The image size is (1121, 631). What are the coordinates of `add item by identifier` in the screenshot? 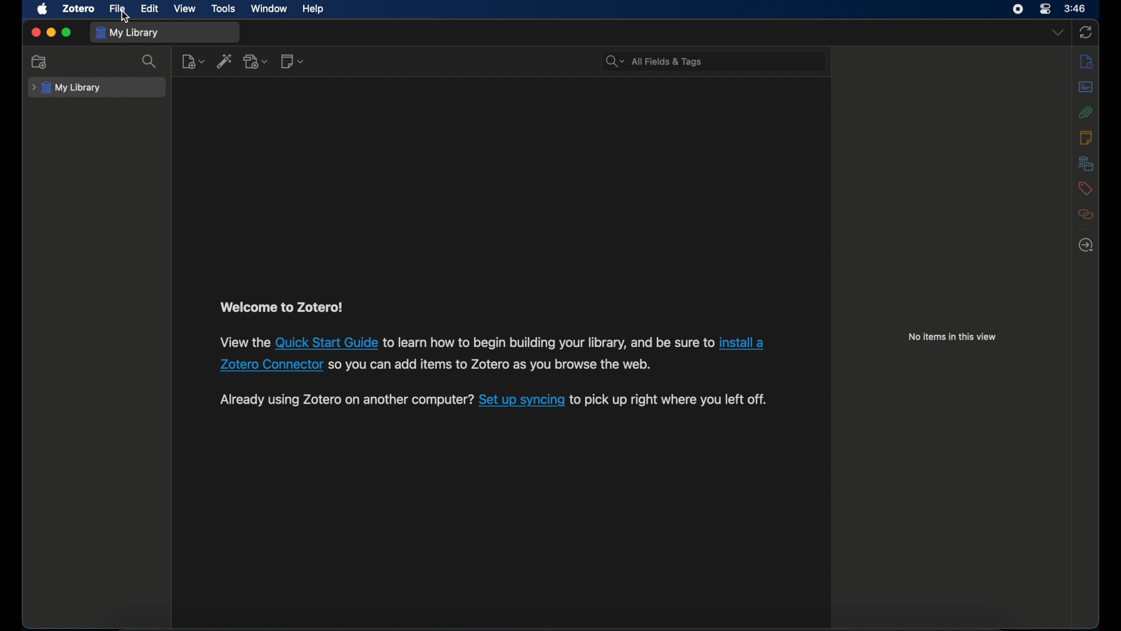 It's located at (225, 61).